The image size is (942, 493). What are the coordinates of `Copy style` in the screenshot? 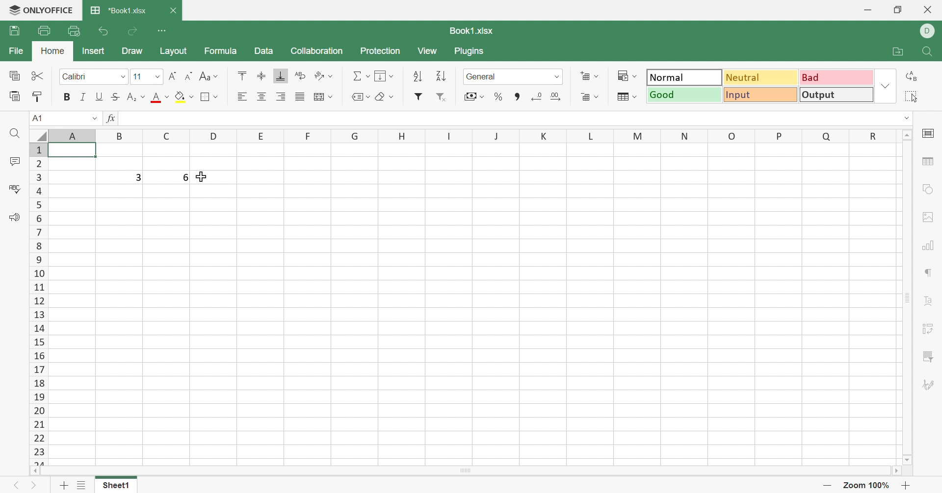 It's located at (35, 96).